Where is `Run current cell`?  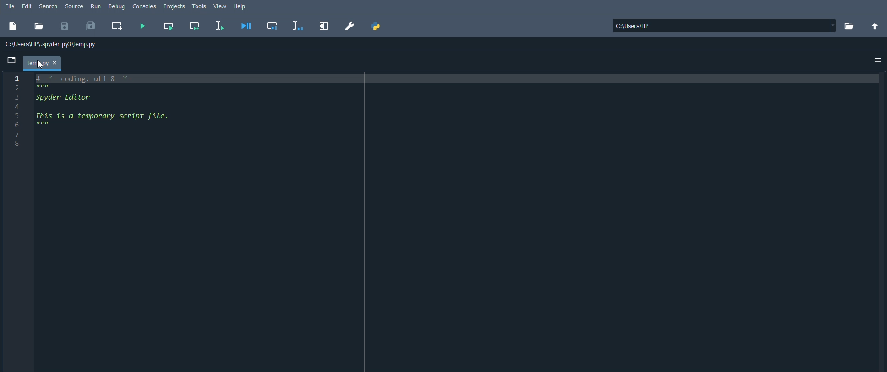 Run current cell is located at coordinates (169, 27).